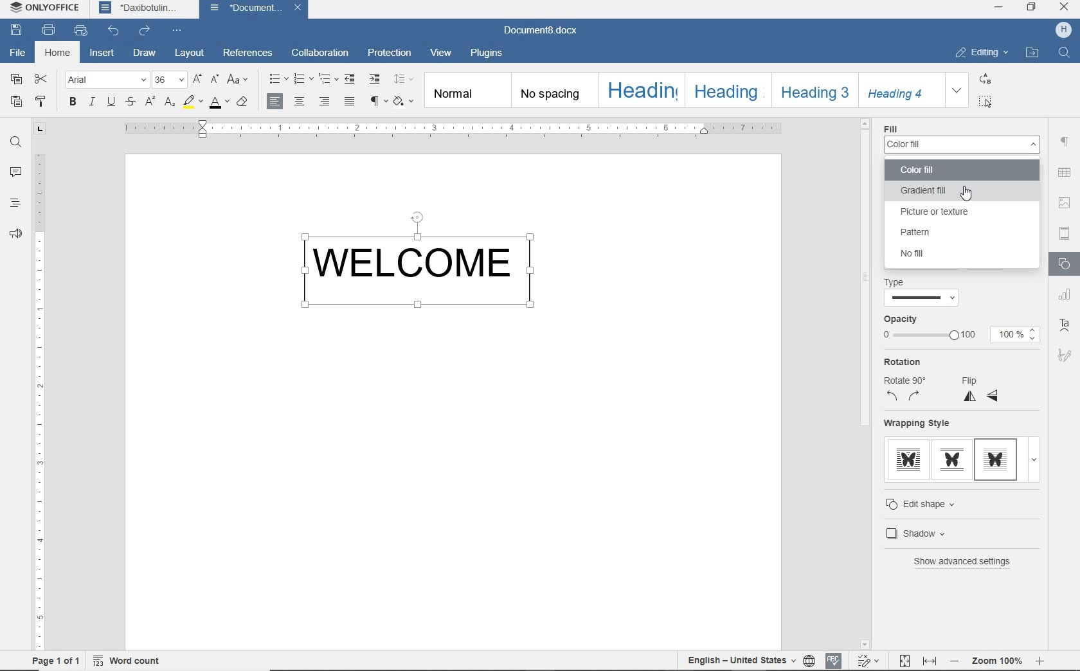 The image size is (1080, 671). I want to click on ALIGN RIGHT, so click(325, 100).